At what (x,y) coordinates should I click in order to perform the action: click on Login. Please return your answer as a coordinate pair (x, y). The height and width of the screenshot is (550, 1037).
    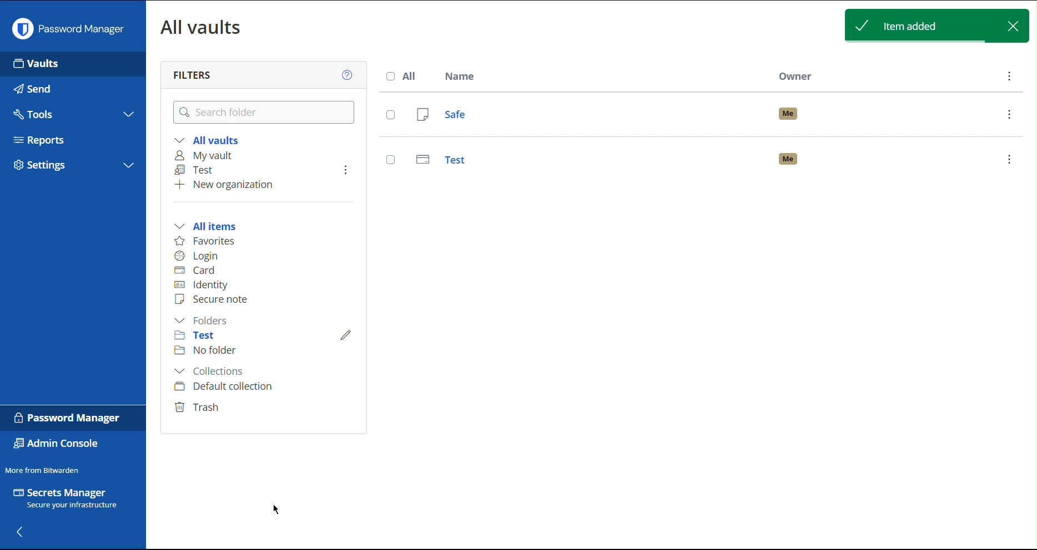
    Looking at the image, I should click on (197, 254).